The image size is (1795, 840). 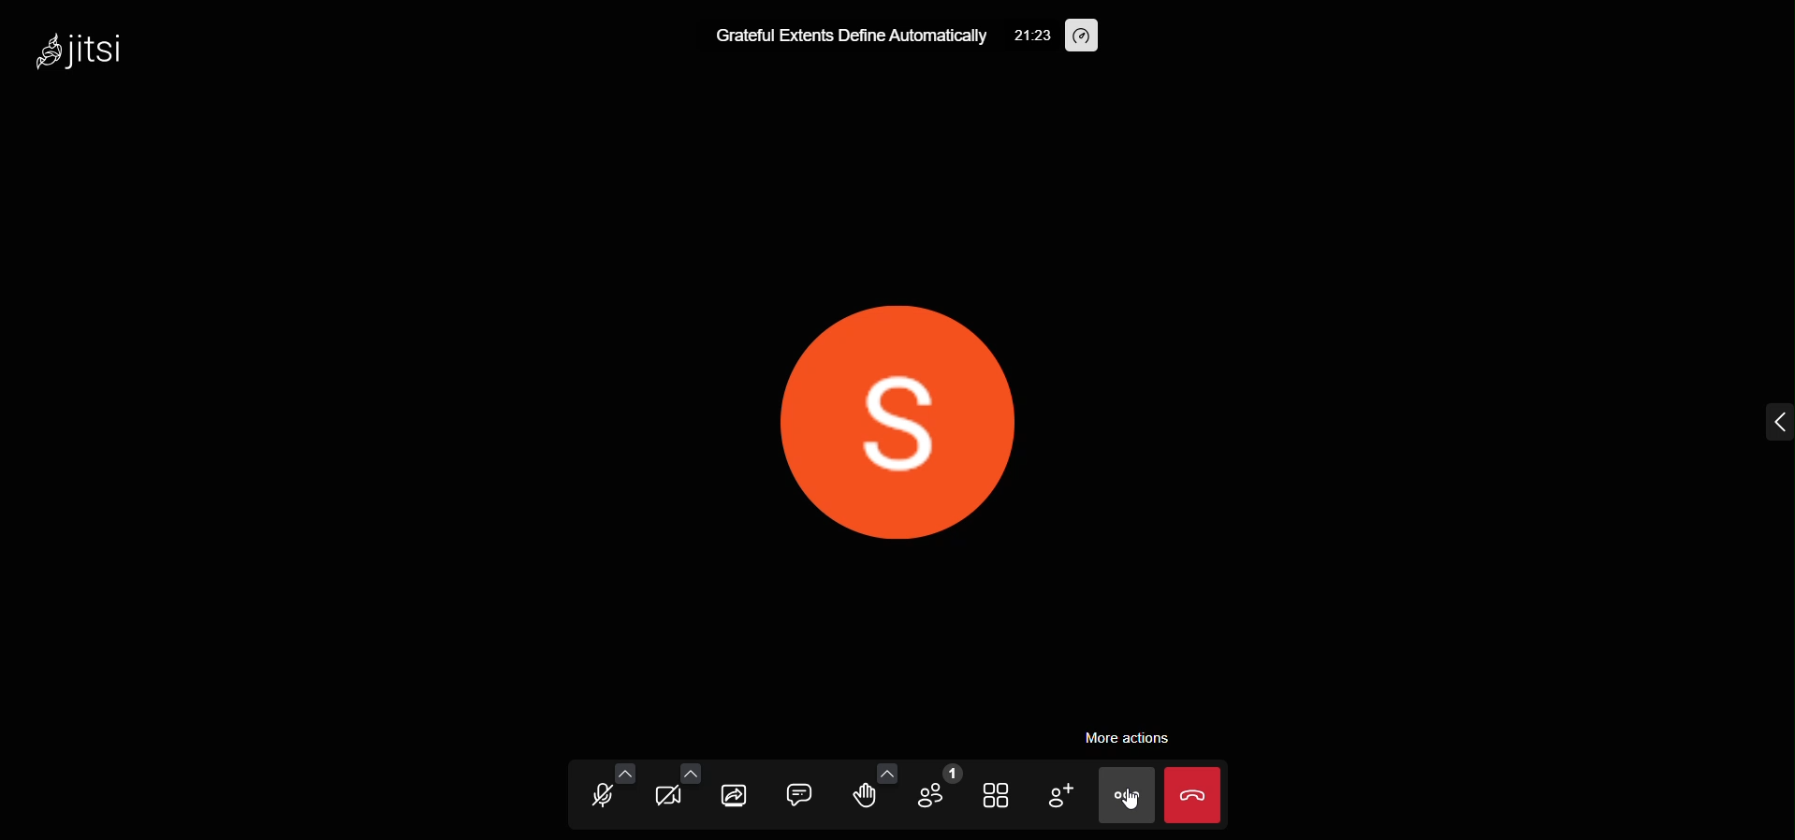 What do you see at coordinates (736, 795) in the screenshot?
I see `svreen share` at bounding box center [736, 795].